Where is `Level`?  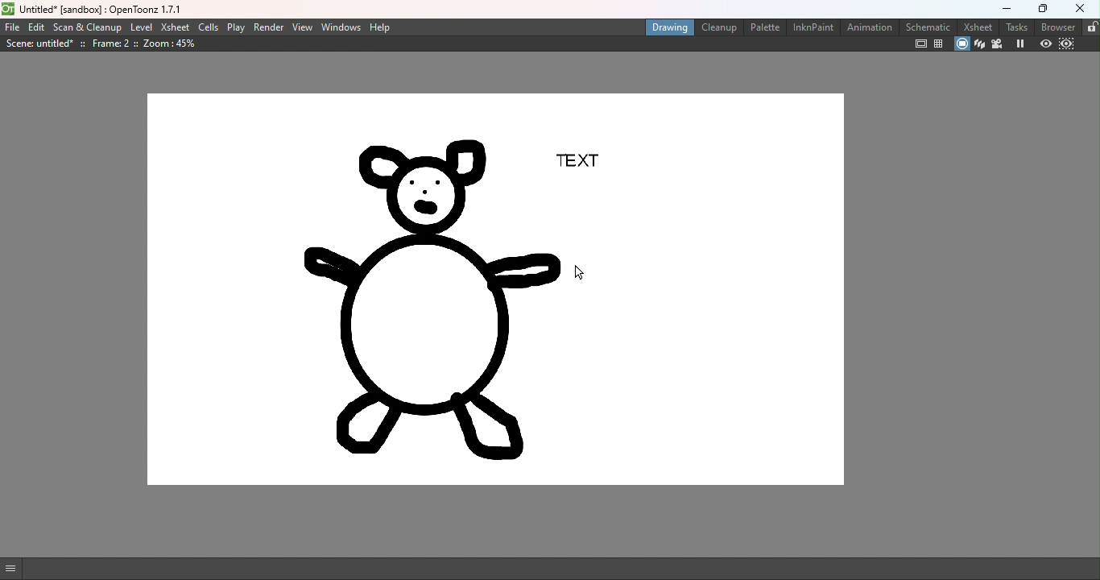 Level is located at coordinates (141, 27).